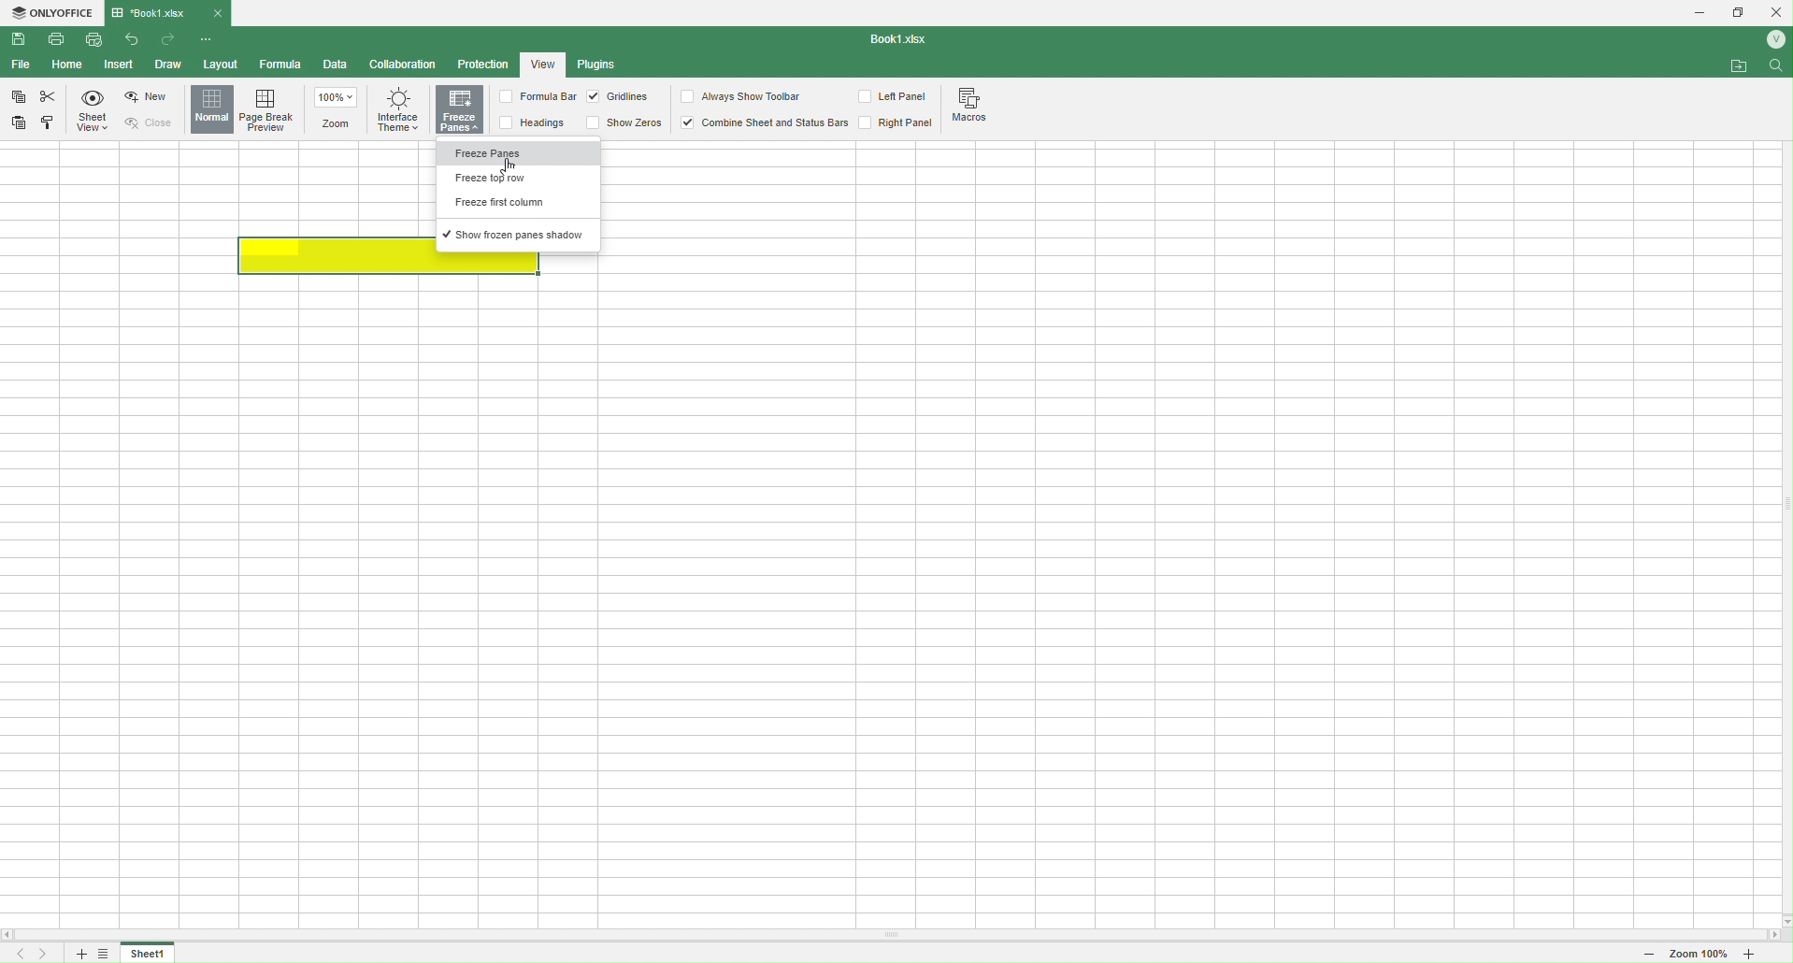 Image resolution: width=1793 pixels, height=963 pixels. I want to click on Always show toolbar, so click(743, 96).